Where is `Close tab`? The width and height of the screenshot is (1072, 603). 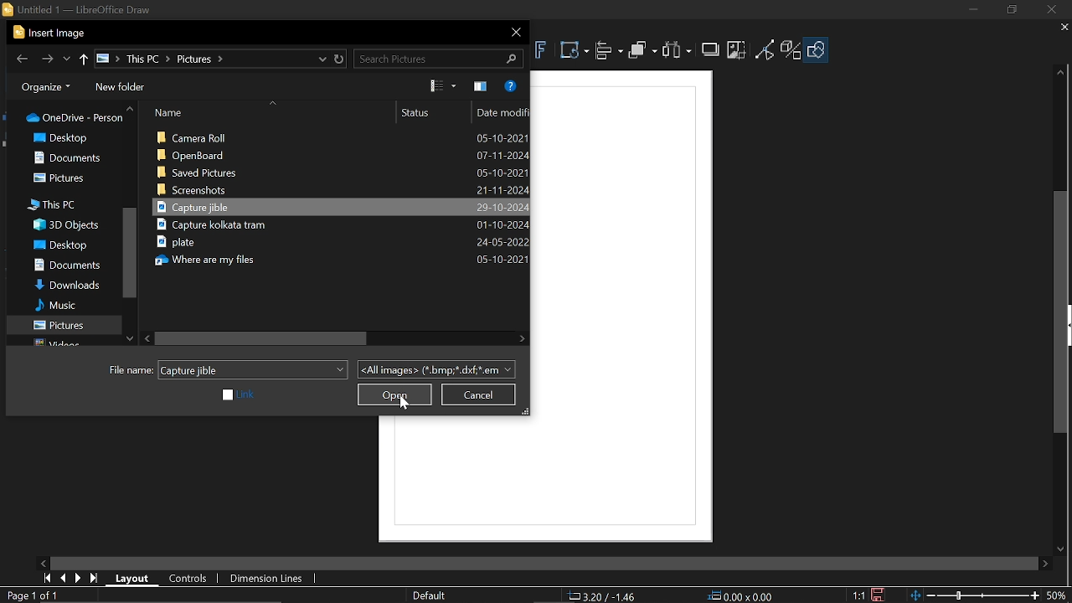
Close tab is located at coordinates (1059, 28).